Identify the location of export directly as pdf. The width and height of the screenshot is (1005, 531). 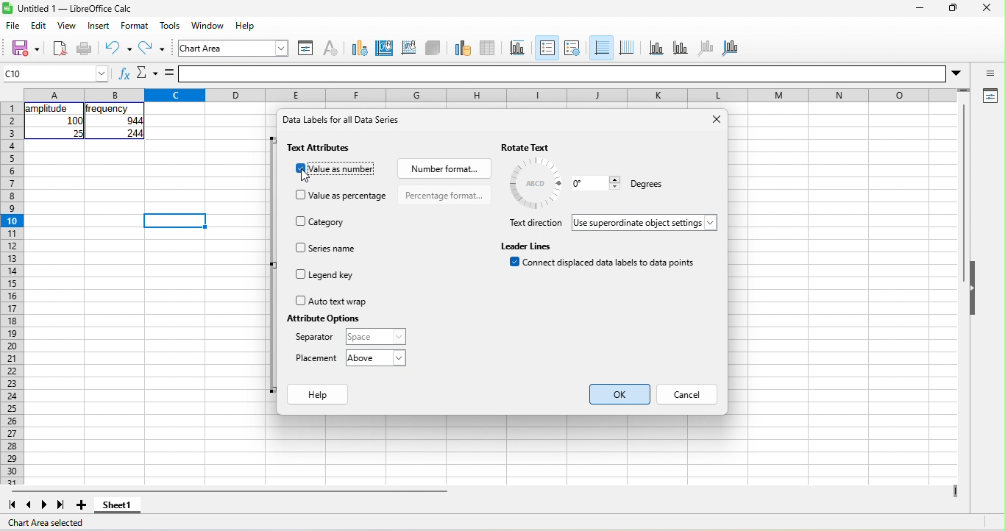
(60, 49).